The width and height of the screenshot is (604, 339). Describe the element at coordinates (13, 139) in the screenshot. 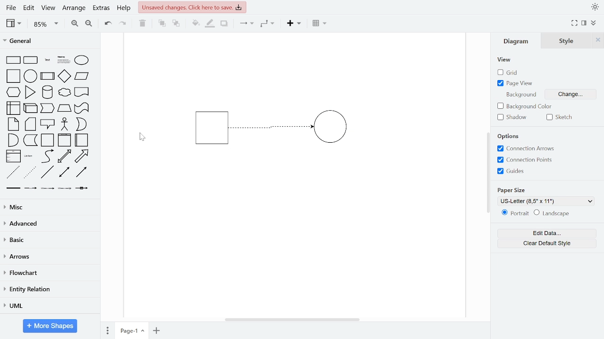

I see `and` at that location.